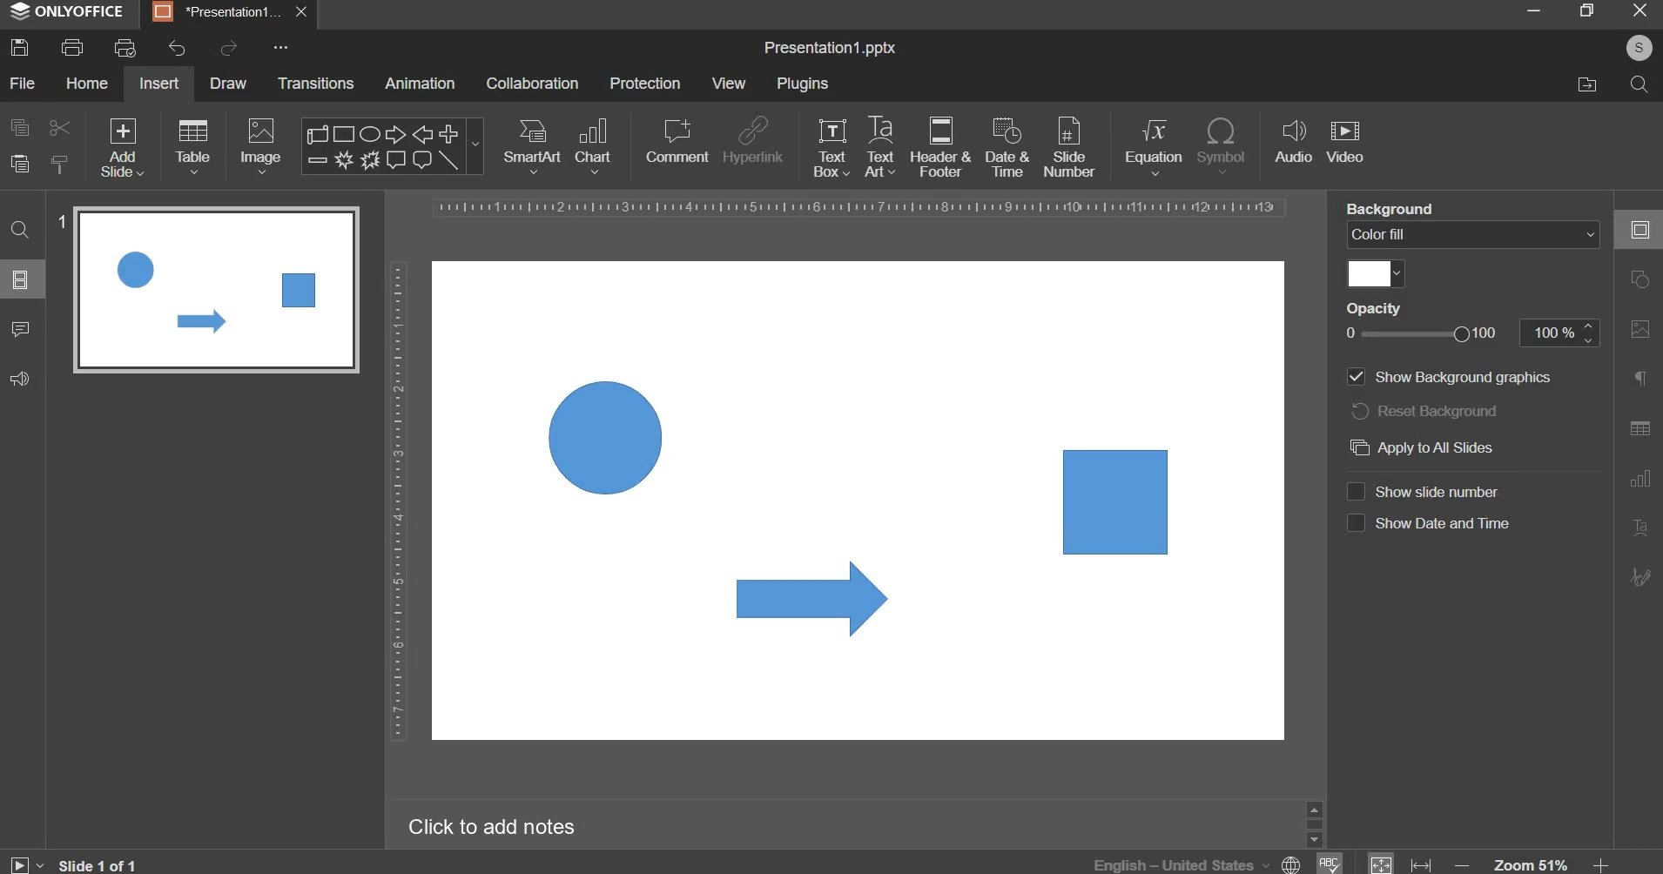 This screenshot has height=874, width=1663. Describe the element at coordinates (1117, 501) in the screenshot. I see `rectangle` at that location.